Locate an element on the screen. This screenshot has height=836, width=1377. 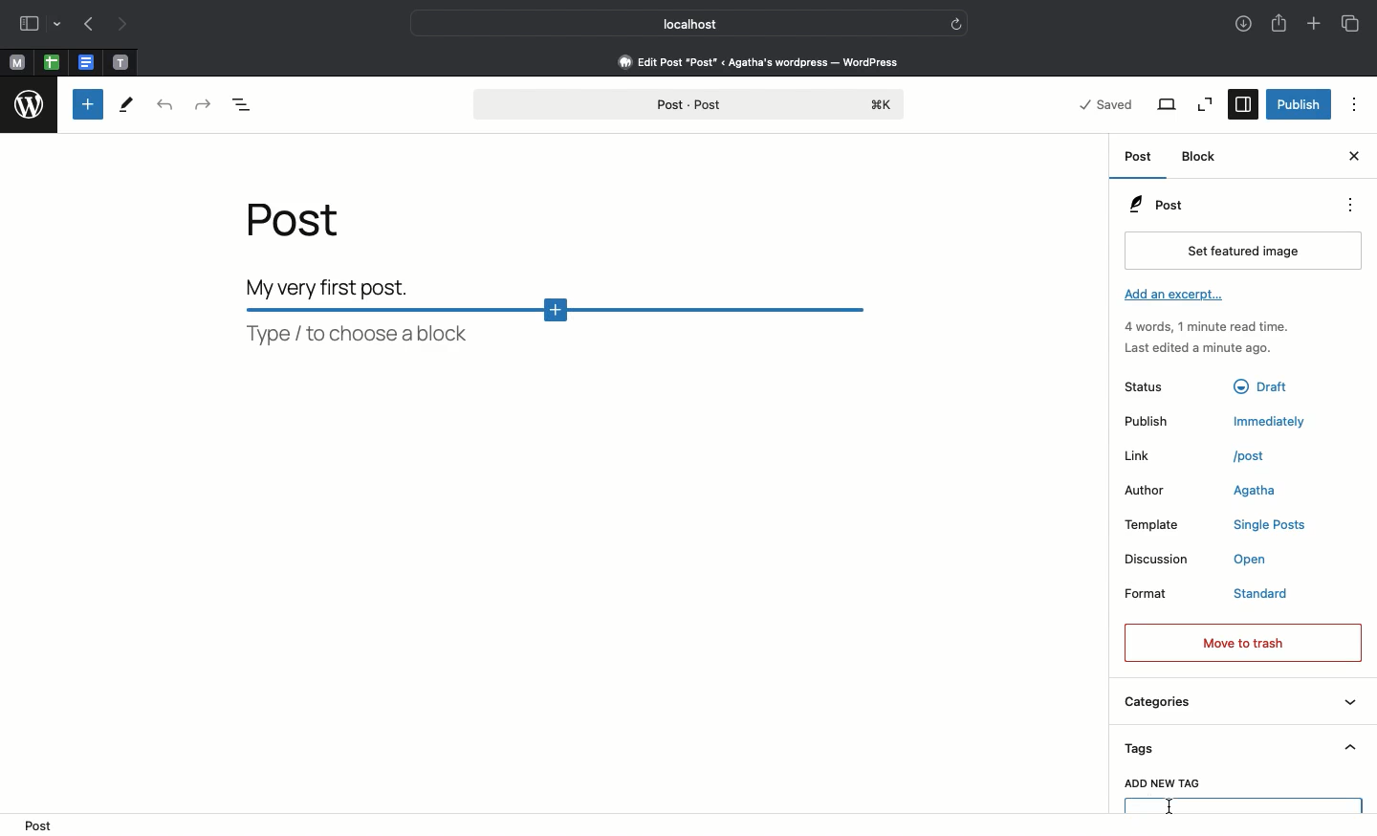
Body is located at coordinates (352, 282).